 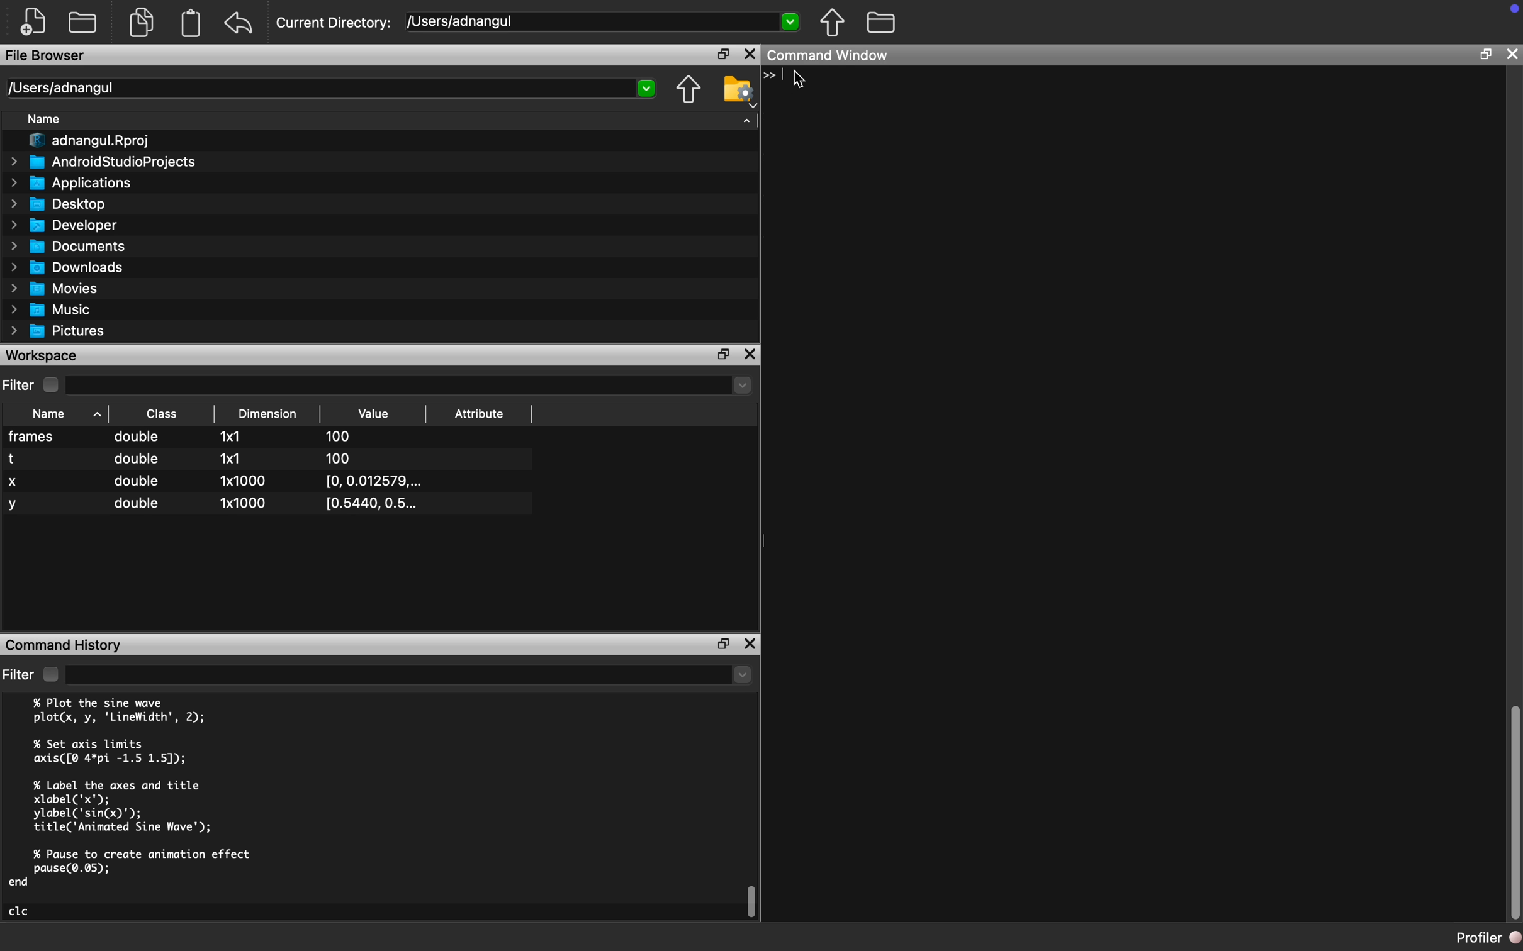 What do you see at coordinates (21, 912) in the screenshot?
I see `clc` at bounding box center [21, 912].